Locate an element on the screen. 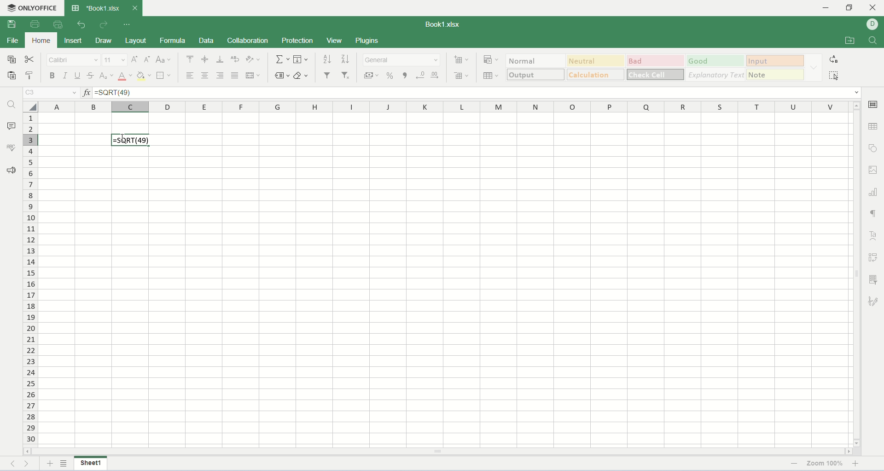  home is located at coordinates (40, 40).